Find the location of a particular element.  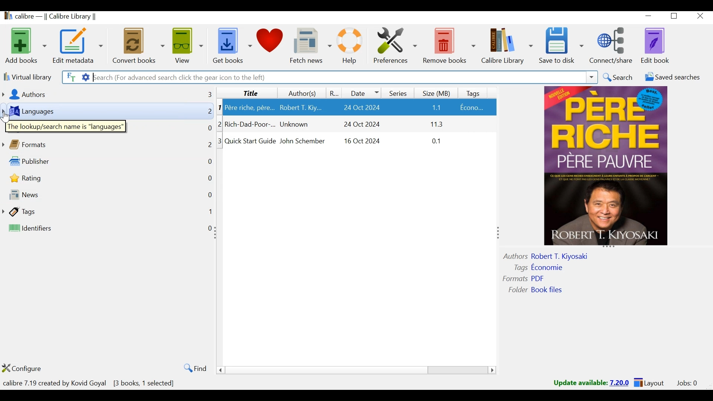

update available is located at coordinates (580, 383).